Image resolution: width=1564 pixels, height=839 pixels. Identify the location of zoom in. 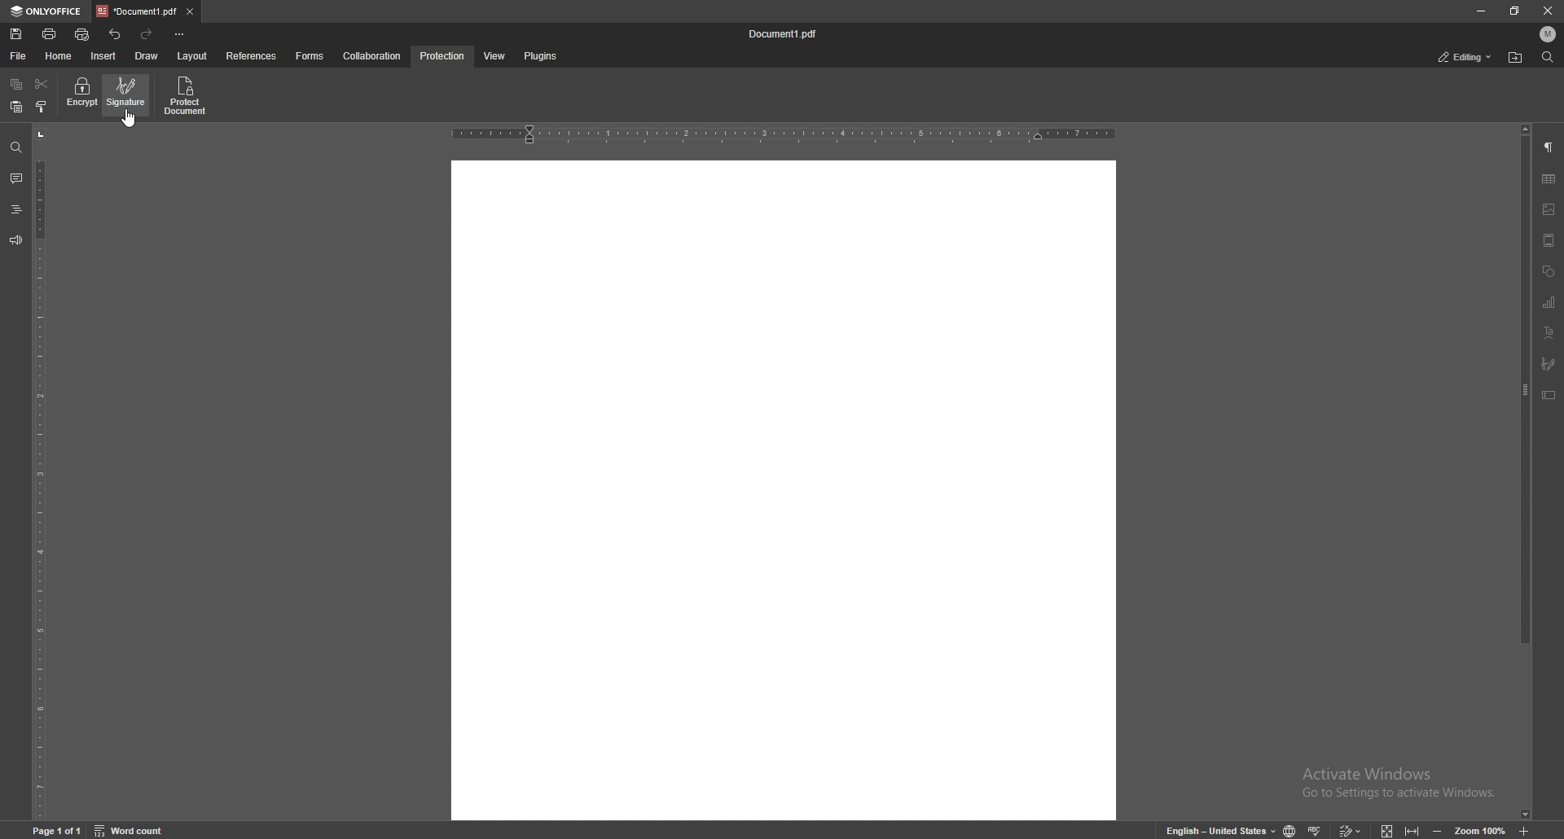
(1538, 831).